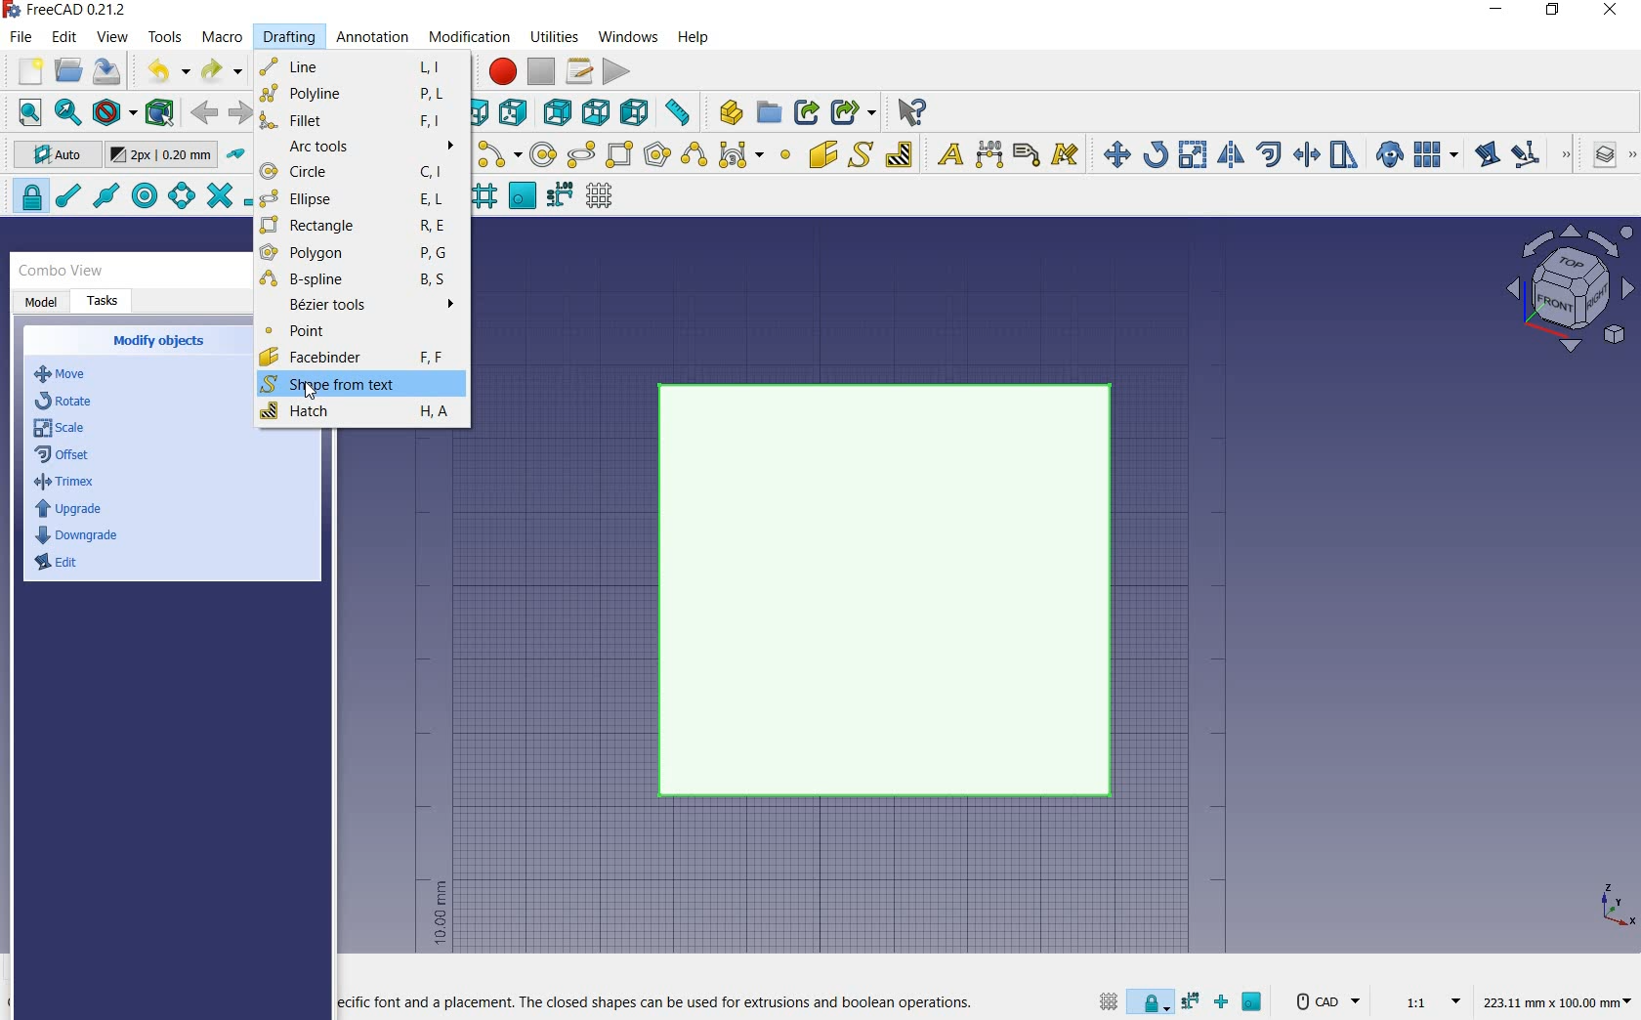  I want to click on downgrade, so click(80, 535).